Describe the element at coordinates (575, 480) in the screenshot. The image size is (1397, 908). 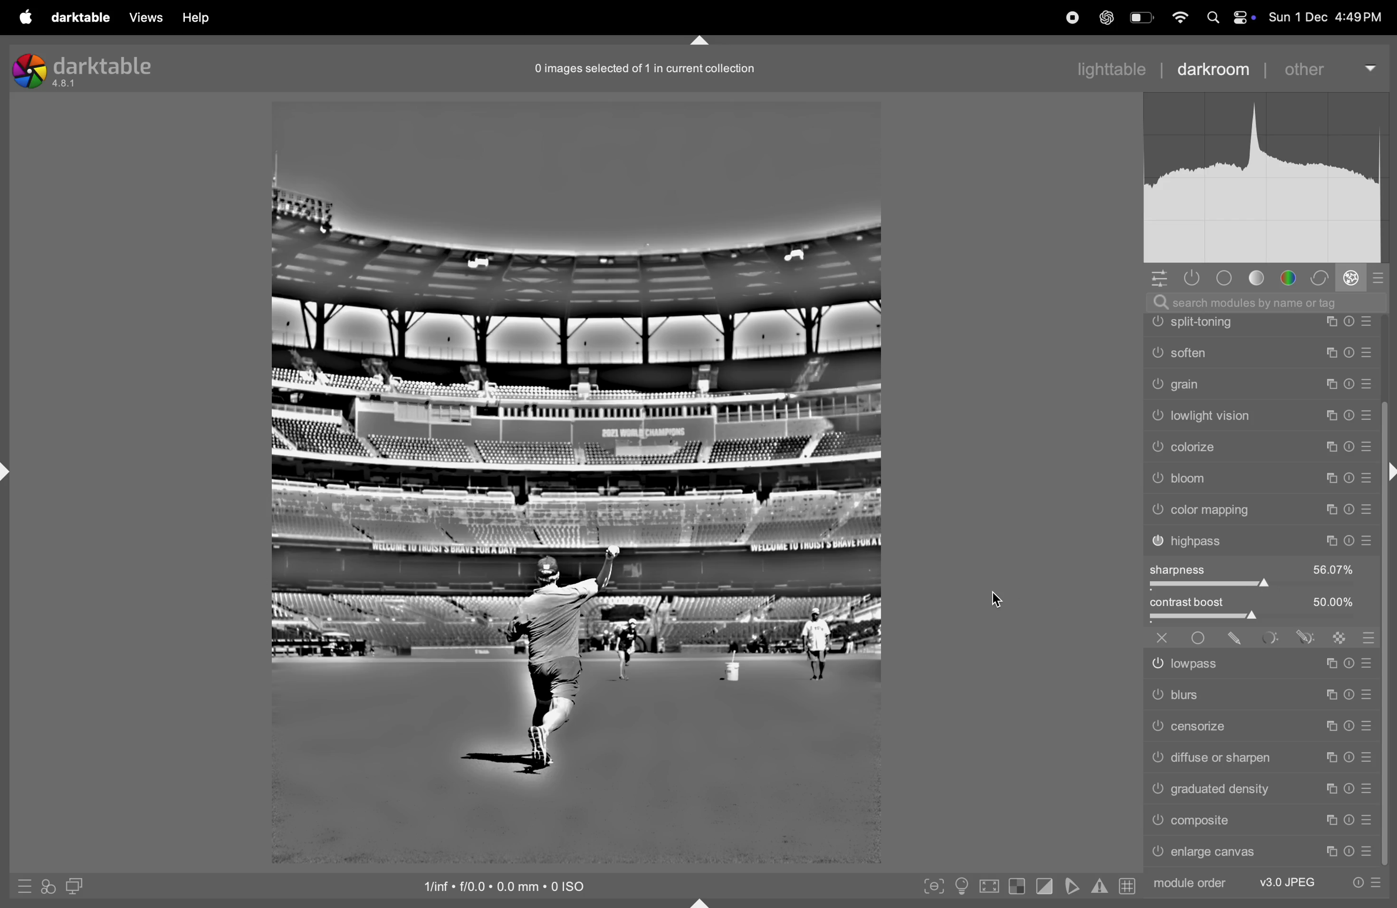
I see `image` at that location.